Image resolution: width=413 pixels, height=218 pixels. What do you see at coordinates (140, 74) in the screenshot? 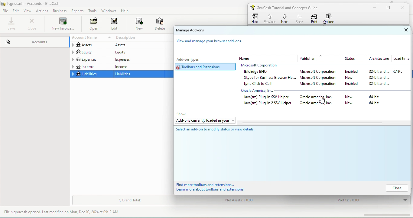
I see `liabilities` at bounding box center [140, 74].